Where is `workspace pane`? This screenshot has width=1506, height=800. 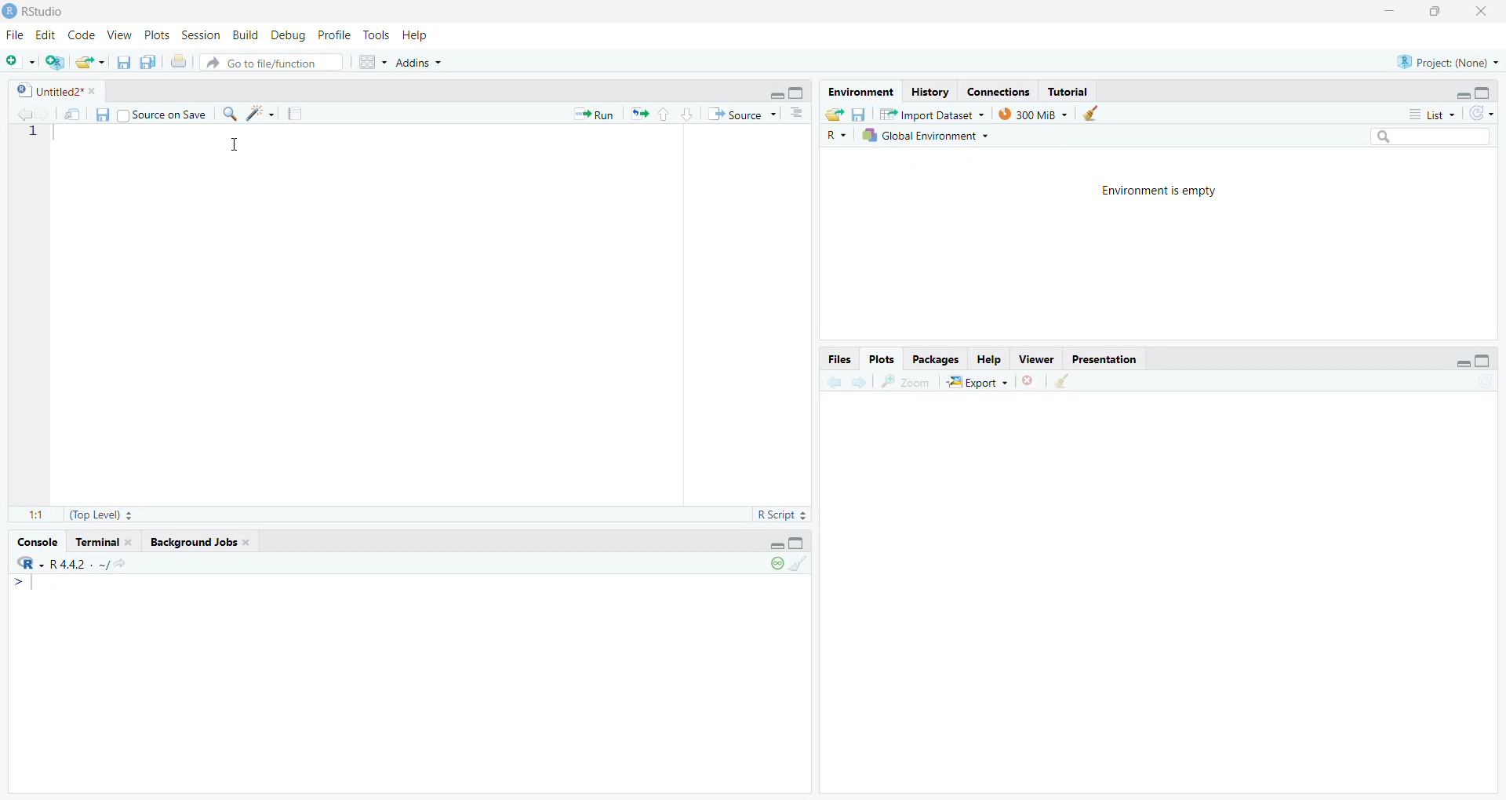
workspace pane is located at coordinates (371, 60).